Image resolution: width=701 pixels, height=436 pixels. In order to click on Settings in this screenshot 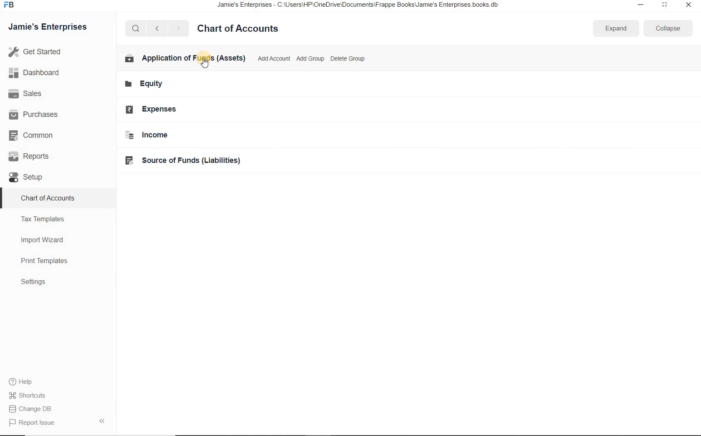, I will do `click(37, 282)`.